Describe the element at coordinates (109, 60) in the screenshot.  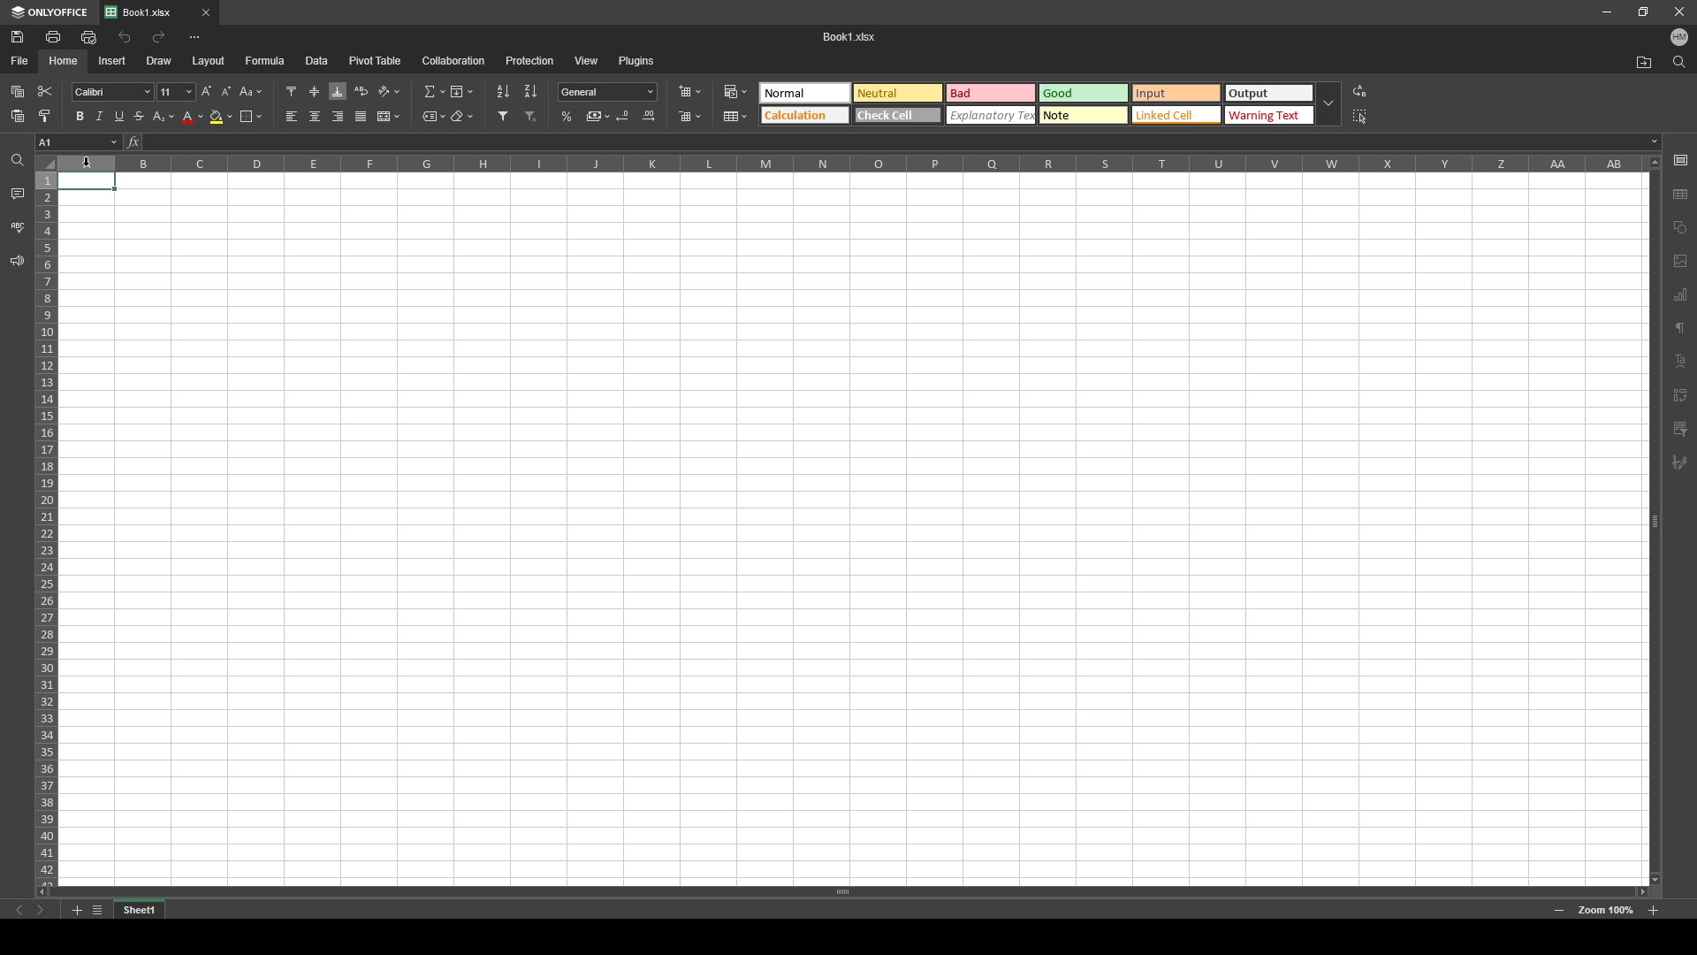
I see `insert` at that location.